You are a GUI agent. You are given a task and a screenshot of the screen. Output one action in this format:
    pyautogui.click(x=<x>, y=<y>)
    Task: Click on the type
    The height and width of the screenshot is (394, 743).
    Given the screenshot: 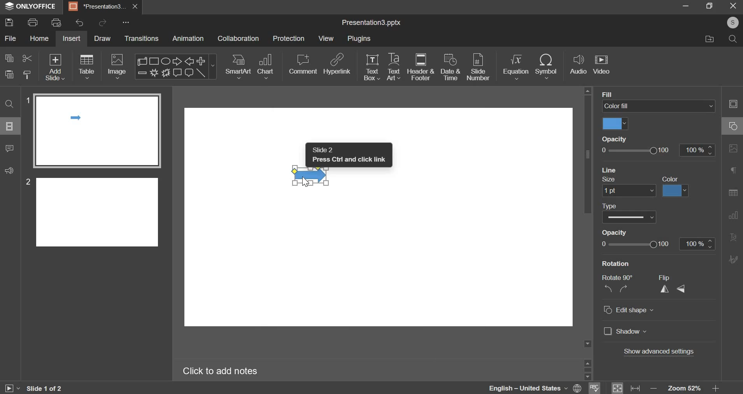 What is the action you would take?
    pyautogui.click(x=610, y=206)
    